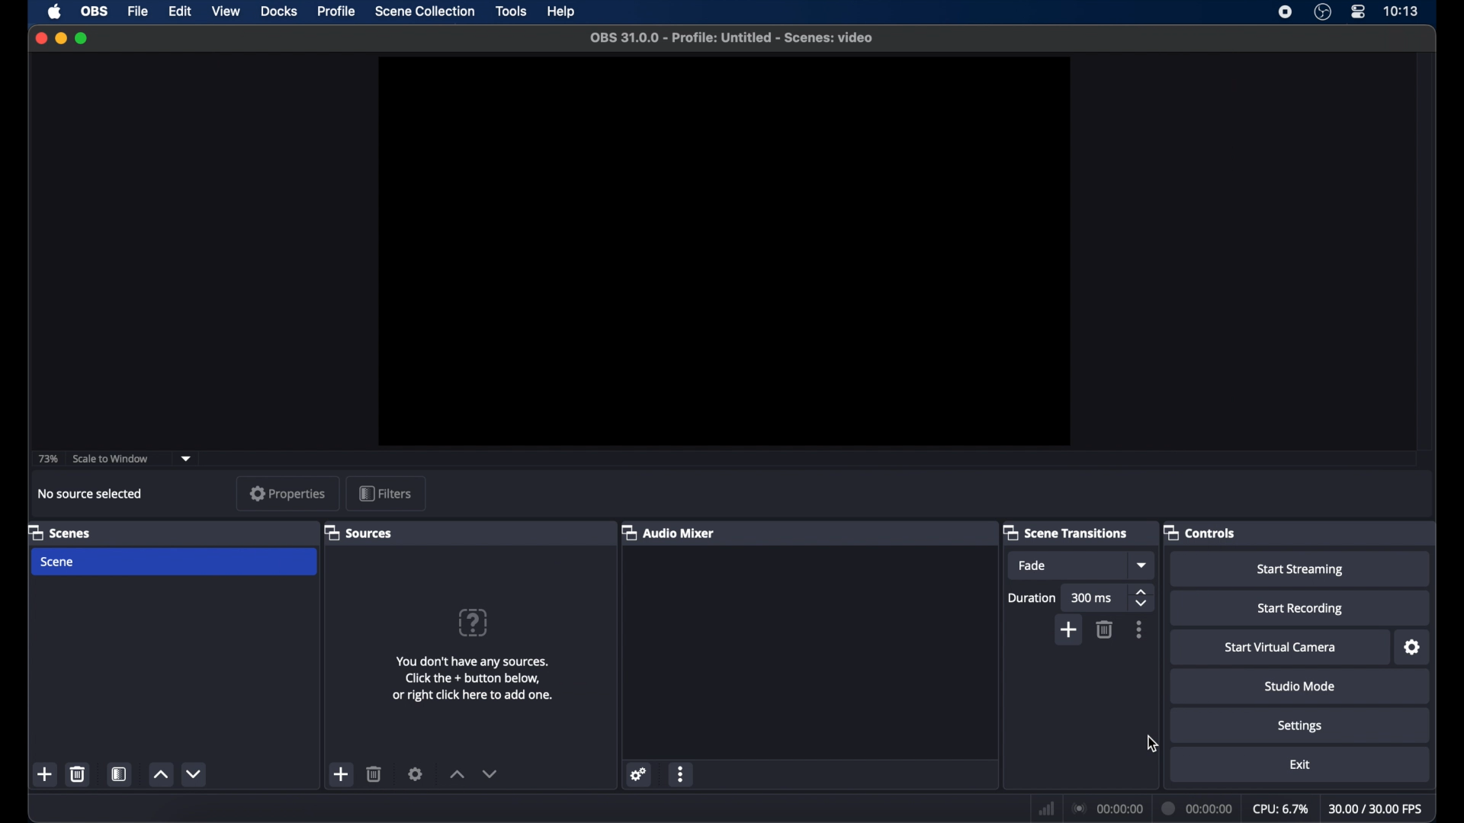 The height and width of the screenshot is (823, 1464). Describe the element at coordinates (490, 774) in the screenshot. I see `decrement` at that location.